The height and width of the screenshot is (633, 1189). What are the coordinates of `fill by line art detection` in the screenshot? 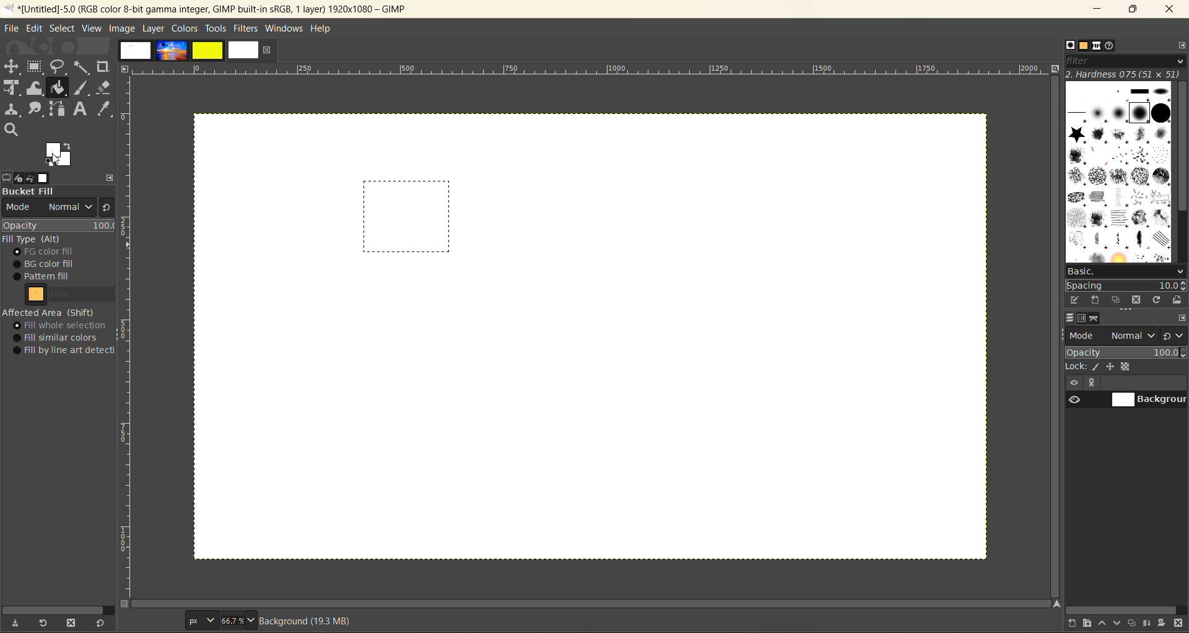 It's located at (67, 351).